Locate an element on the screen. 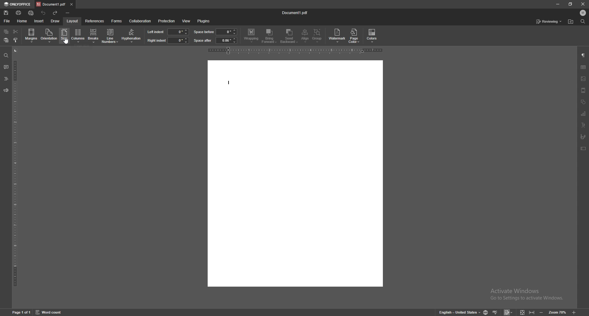 This screenshot has width=589, height=316. right indent is located at coordinates (156, 41).